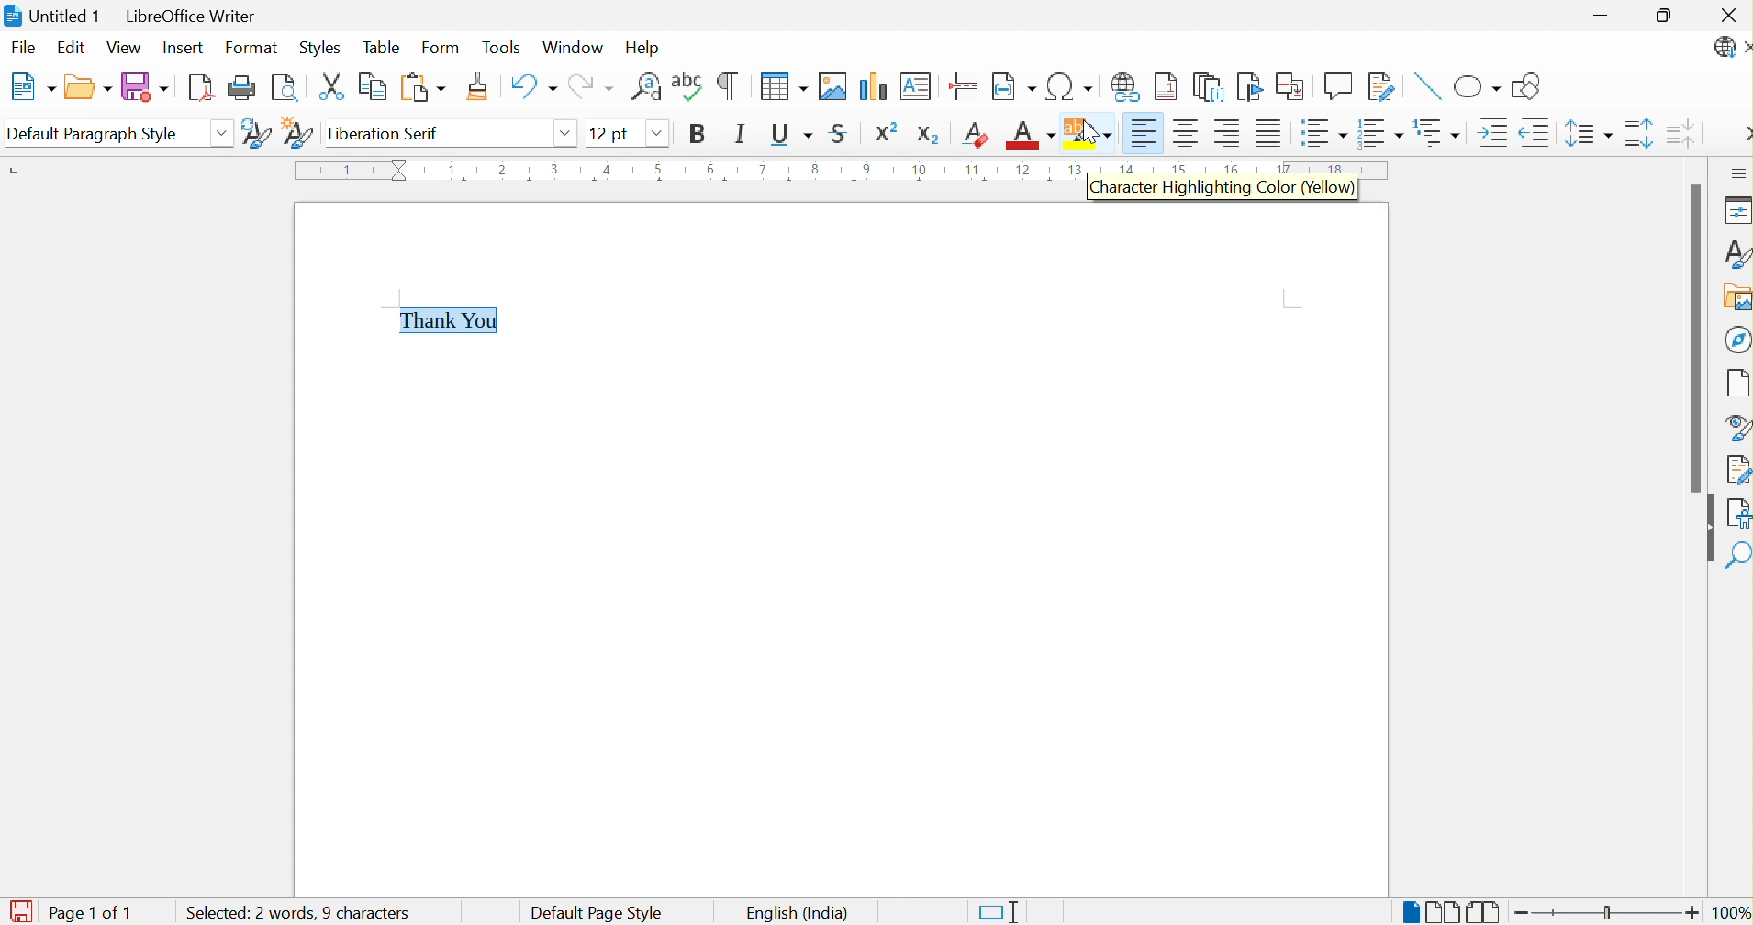  I want to click on Italic, so click(744, 133).